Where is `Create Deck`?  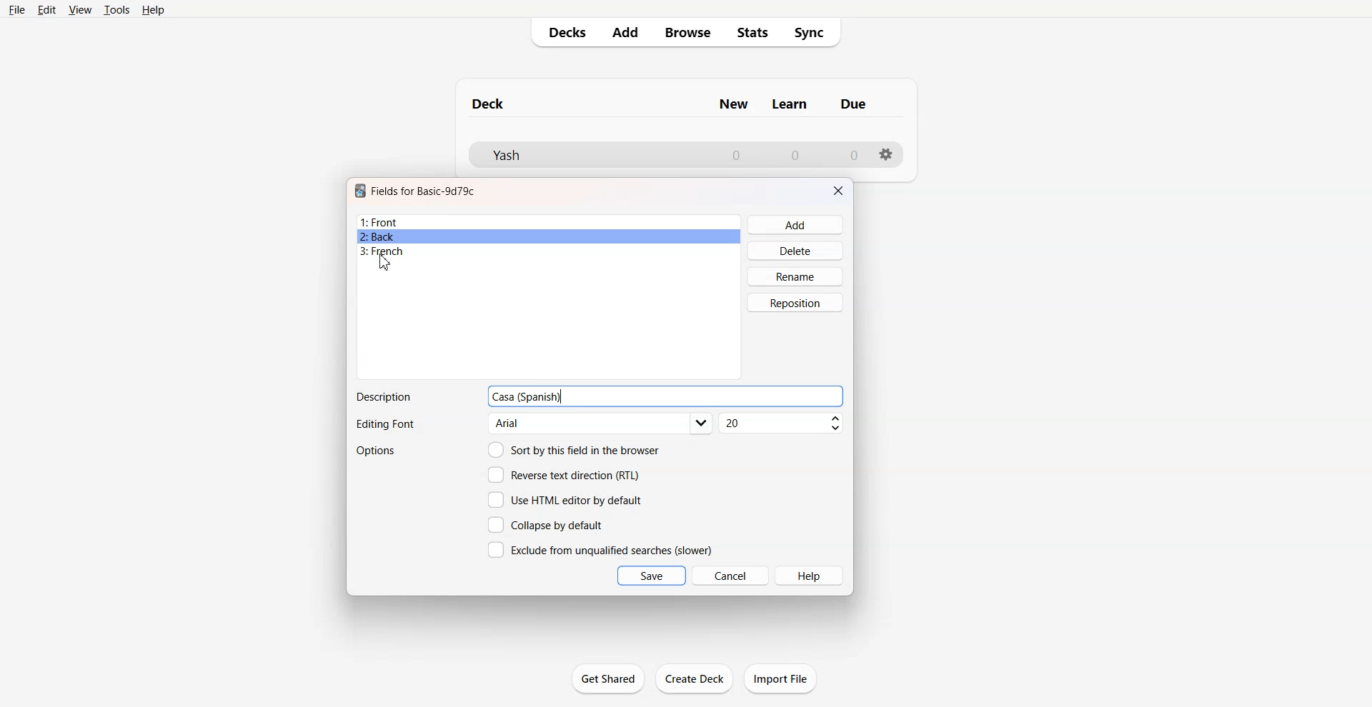 Create Deck is located at coordinates (695, 678).